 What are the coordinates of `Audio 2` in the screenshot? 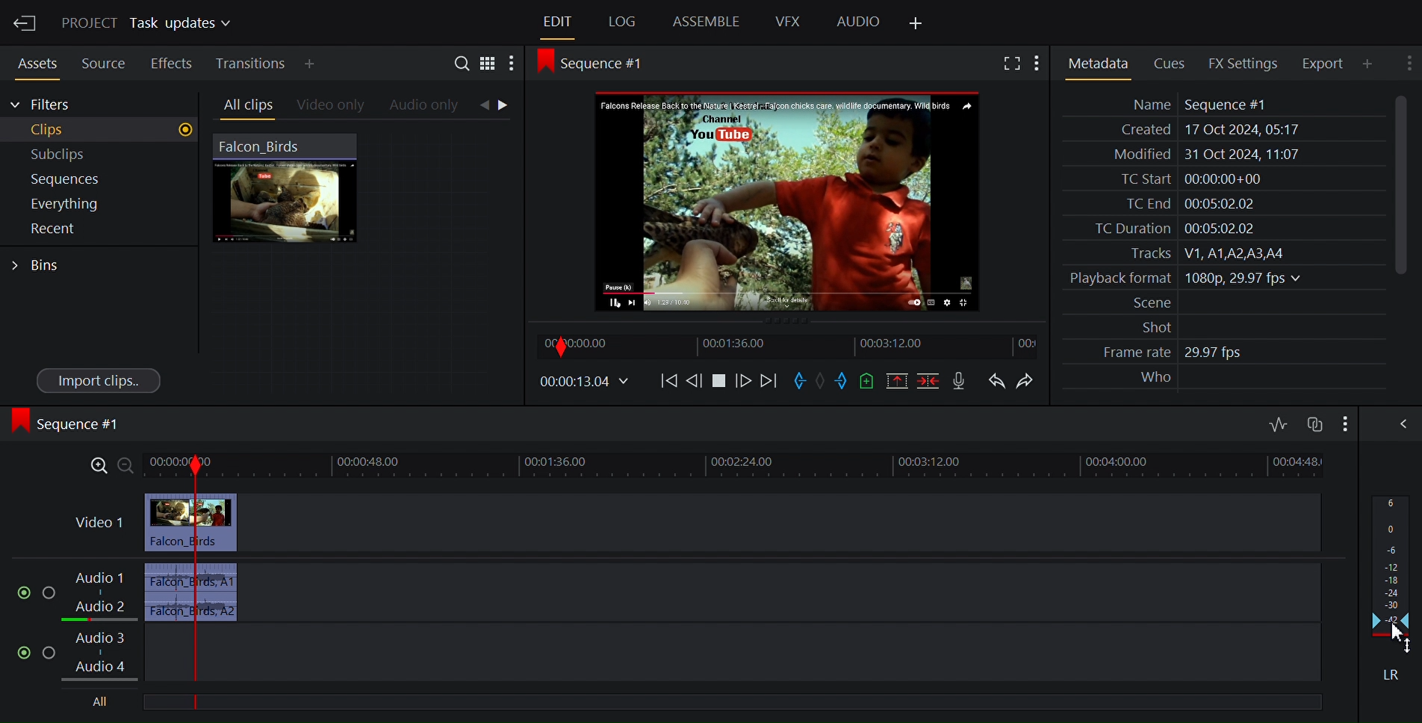 It's located at (98, 609).